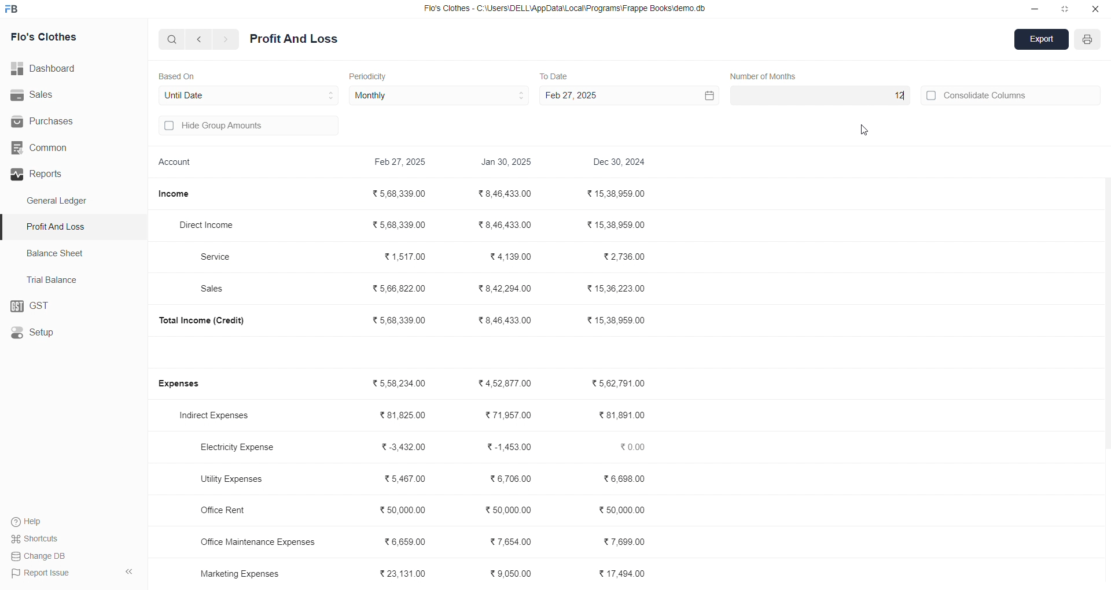 The image size is (1111, 590). I want to click on ₹ 17,494.00, so click(624, 573).